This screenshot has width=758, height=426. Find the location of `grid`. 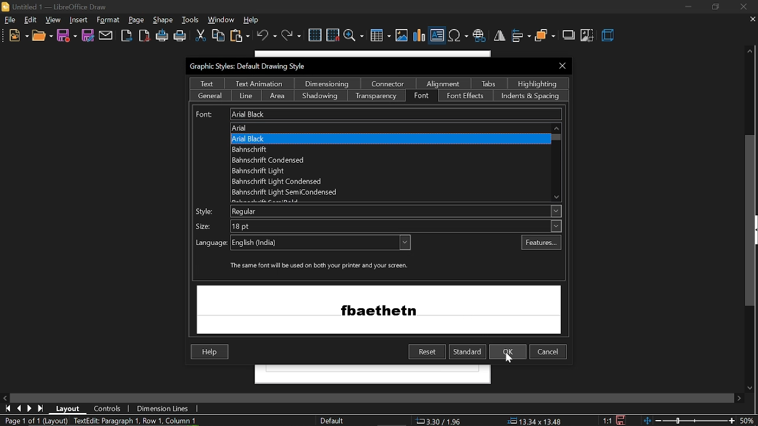

grid is located at coordinates (314, 35).